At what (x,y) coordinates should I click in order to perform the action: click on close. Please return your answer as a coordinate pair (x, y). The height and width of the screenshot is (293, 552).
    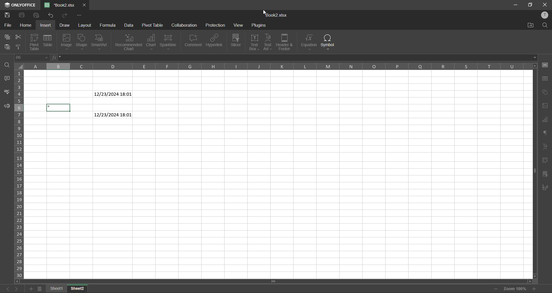
    Looking at the image, I should click on (85, 5).